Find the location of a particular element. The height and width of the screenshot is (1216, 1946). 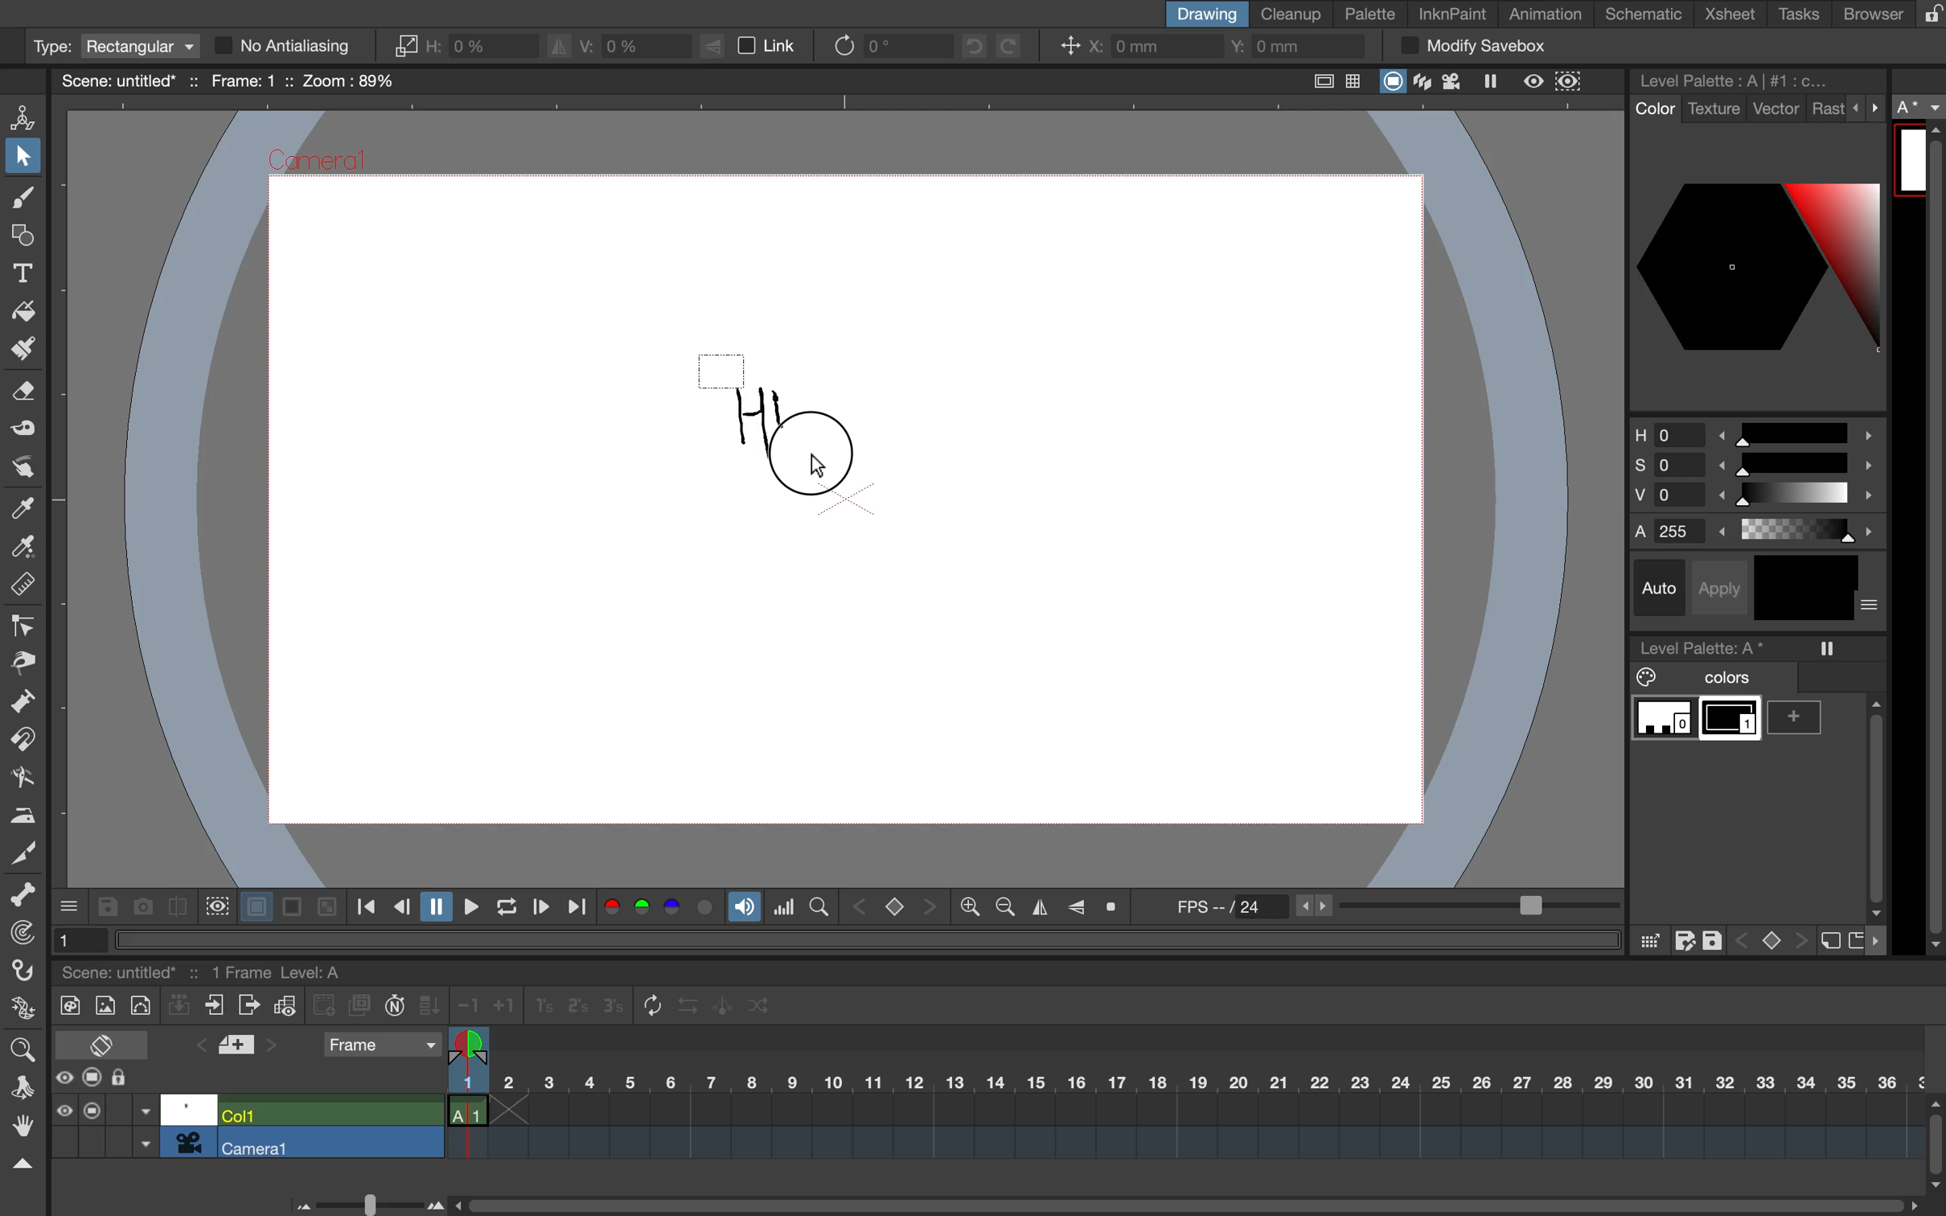

save as is located at coordinates (1685, 941).